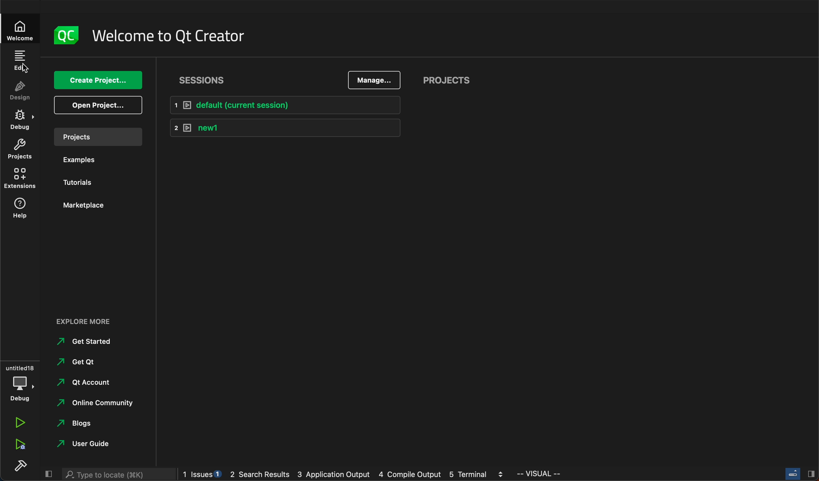 The image size is (819, 481). What do you see at coordinates (81, 207) in the screenshot?
I see `marketplace` at bounding box center [81, 207].